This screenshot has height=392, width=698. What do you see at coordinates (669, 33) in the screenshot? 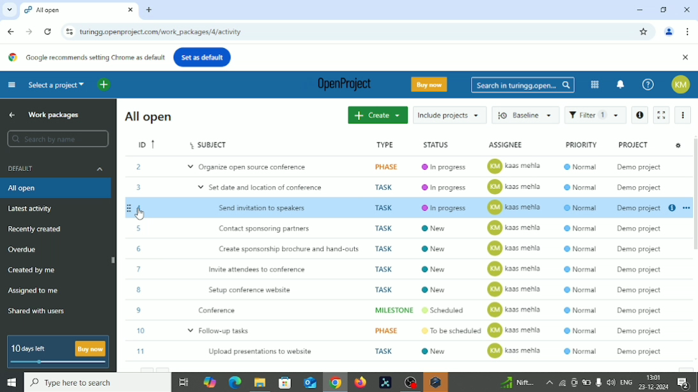
I see `Account` at bounding box center [669, 33].